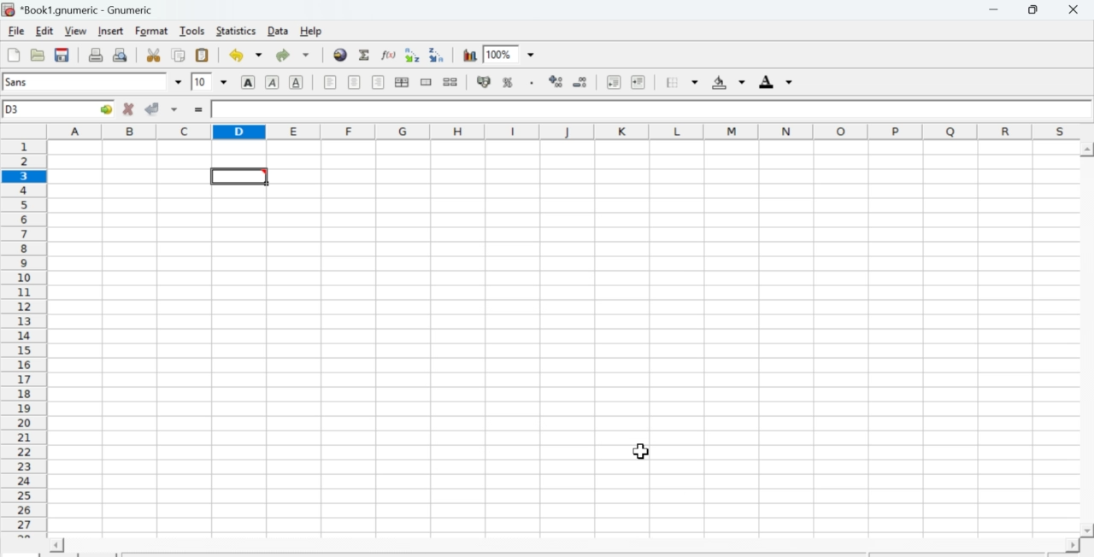 Image resolution: width=1094 pixels, height=557 pixels. What do you see at coordinates (55, 545) in the screenshot?
I see `scroll left` at bounding box center [55, 545].